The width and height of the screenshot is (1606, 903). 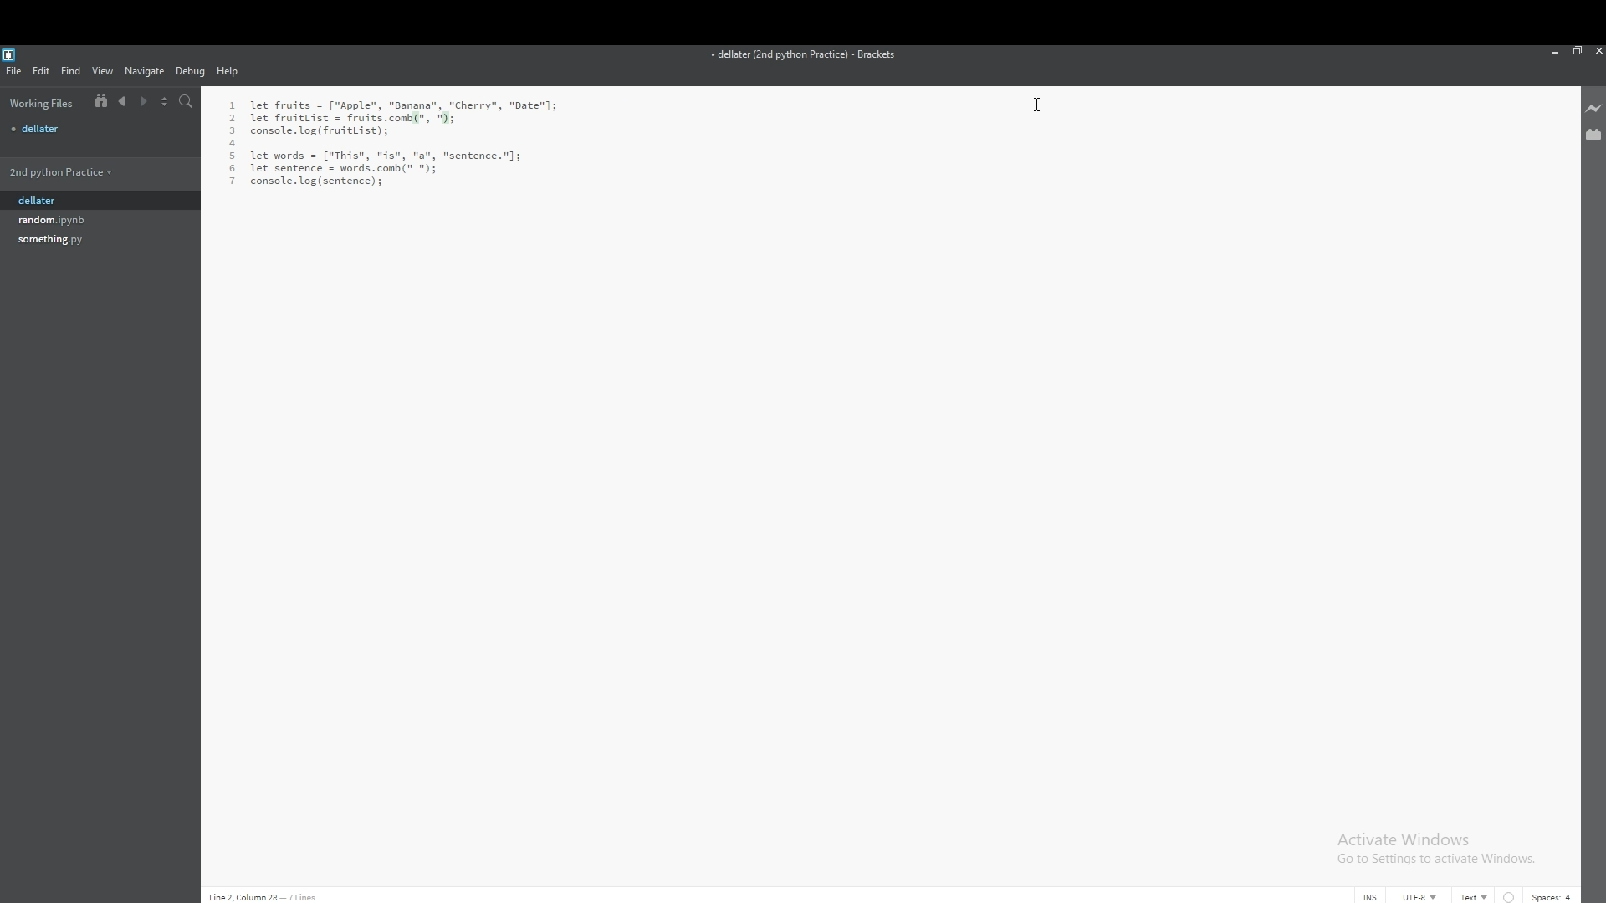 What do you see at coordinates (42, 103) in the screenshot?
I see `working files` at bounding box center [42, 103].